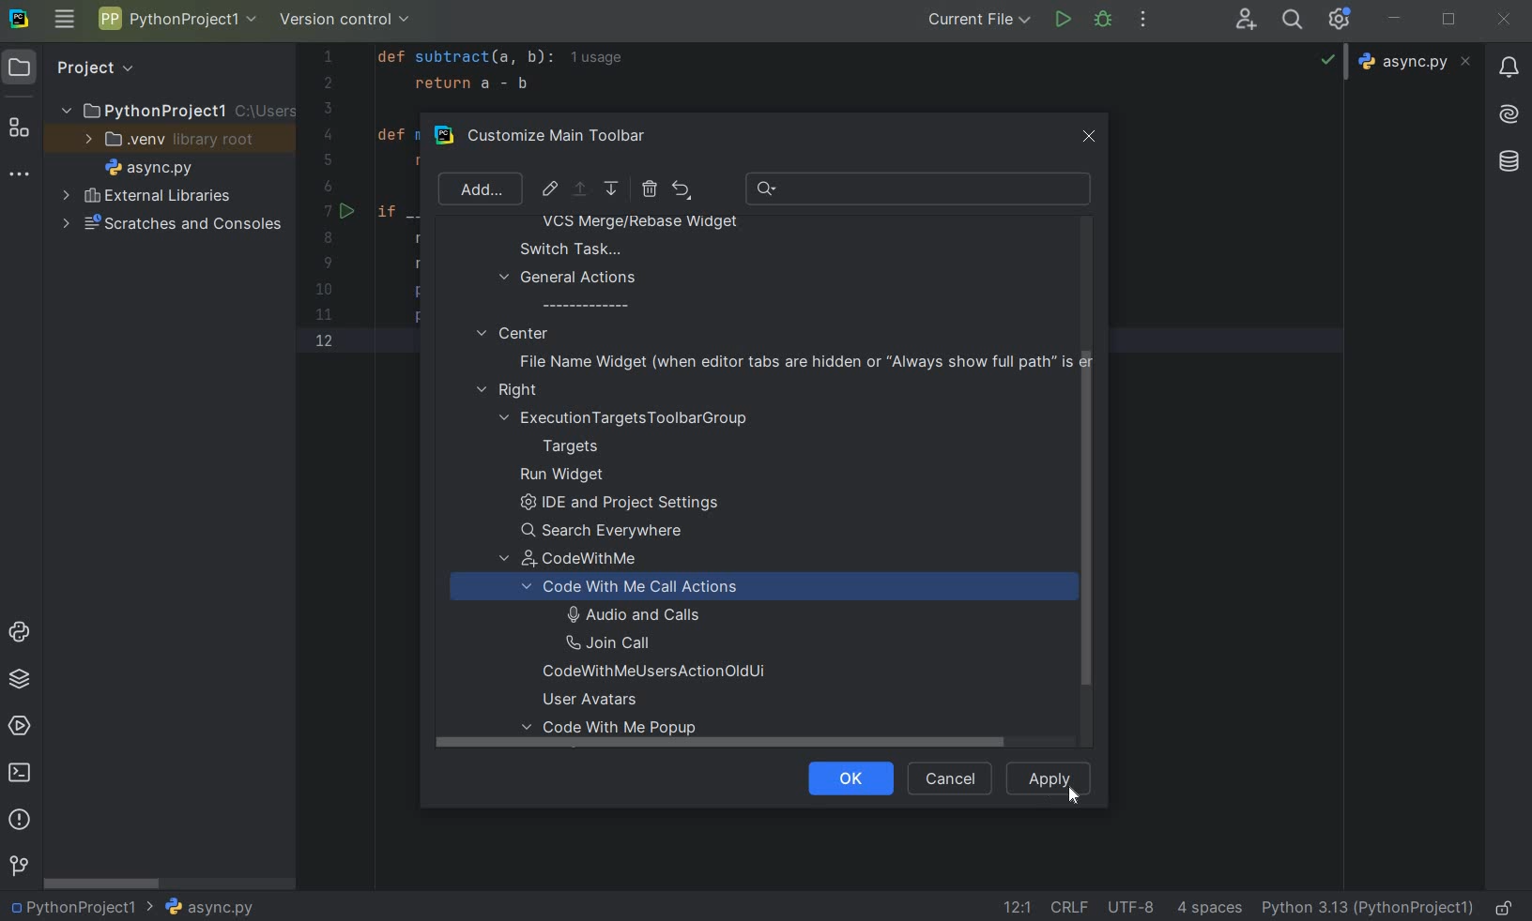 The width and height of the screenshot is (1532, 921). I want to click on ide and project settings, so click(616, 506).